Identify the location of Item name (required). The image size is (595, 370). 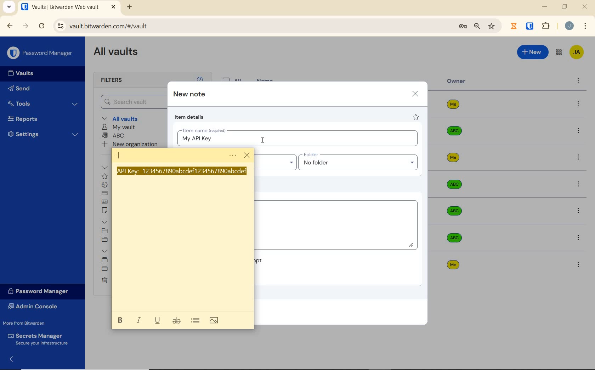
(204, 129).